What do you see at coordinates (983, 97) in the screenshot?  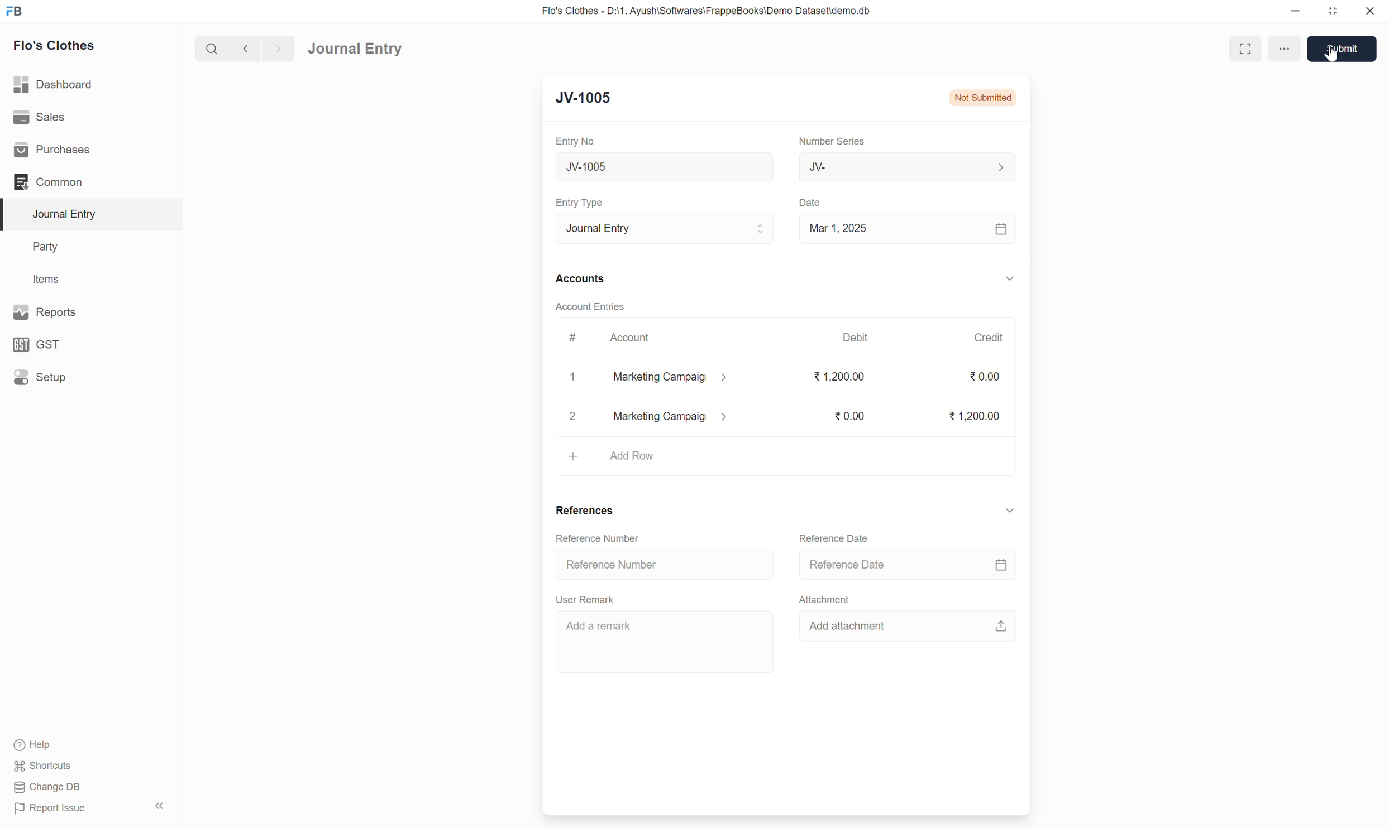 I see `not submitted` at bounding box center [983, 97].